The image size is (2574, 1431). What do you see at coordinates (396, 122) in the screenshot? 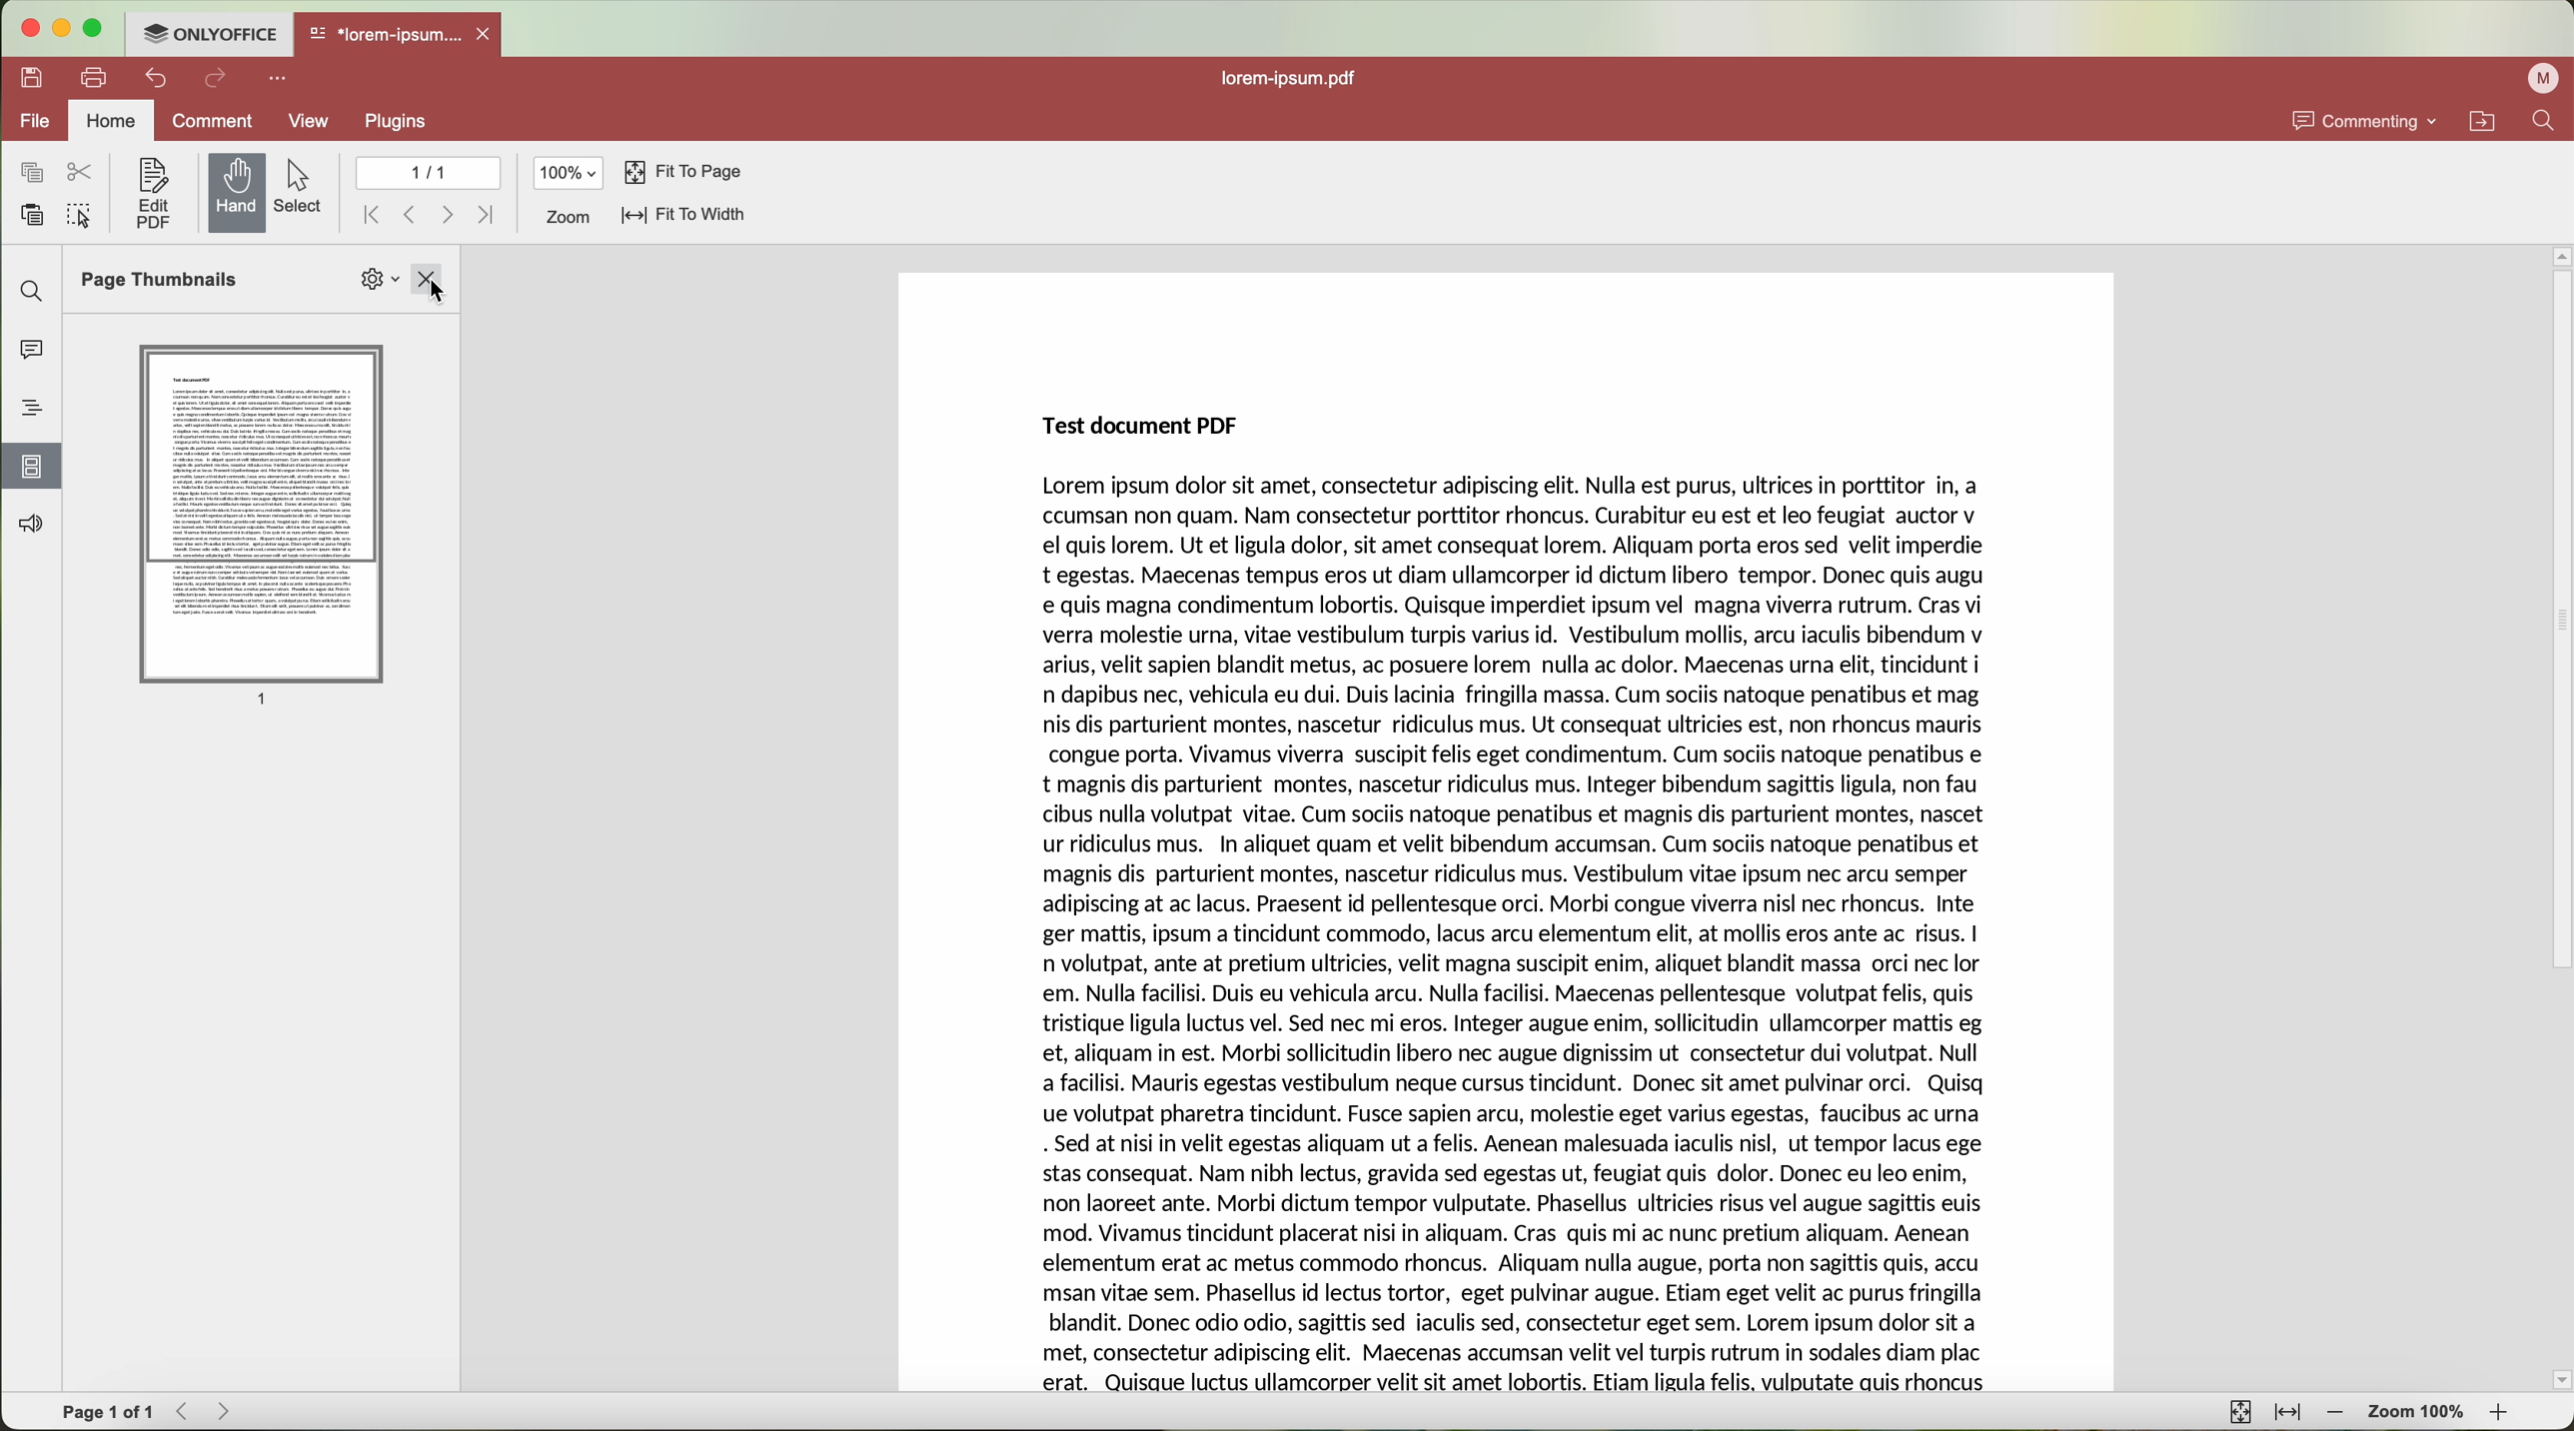
I see `plugins` at bounding box center [396, 122].